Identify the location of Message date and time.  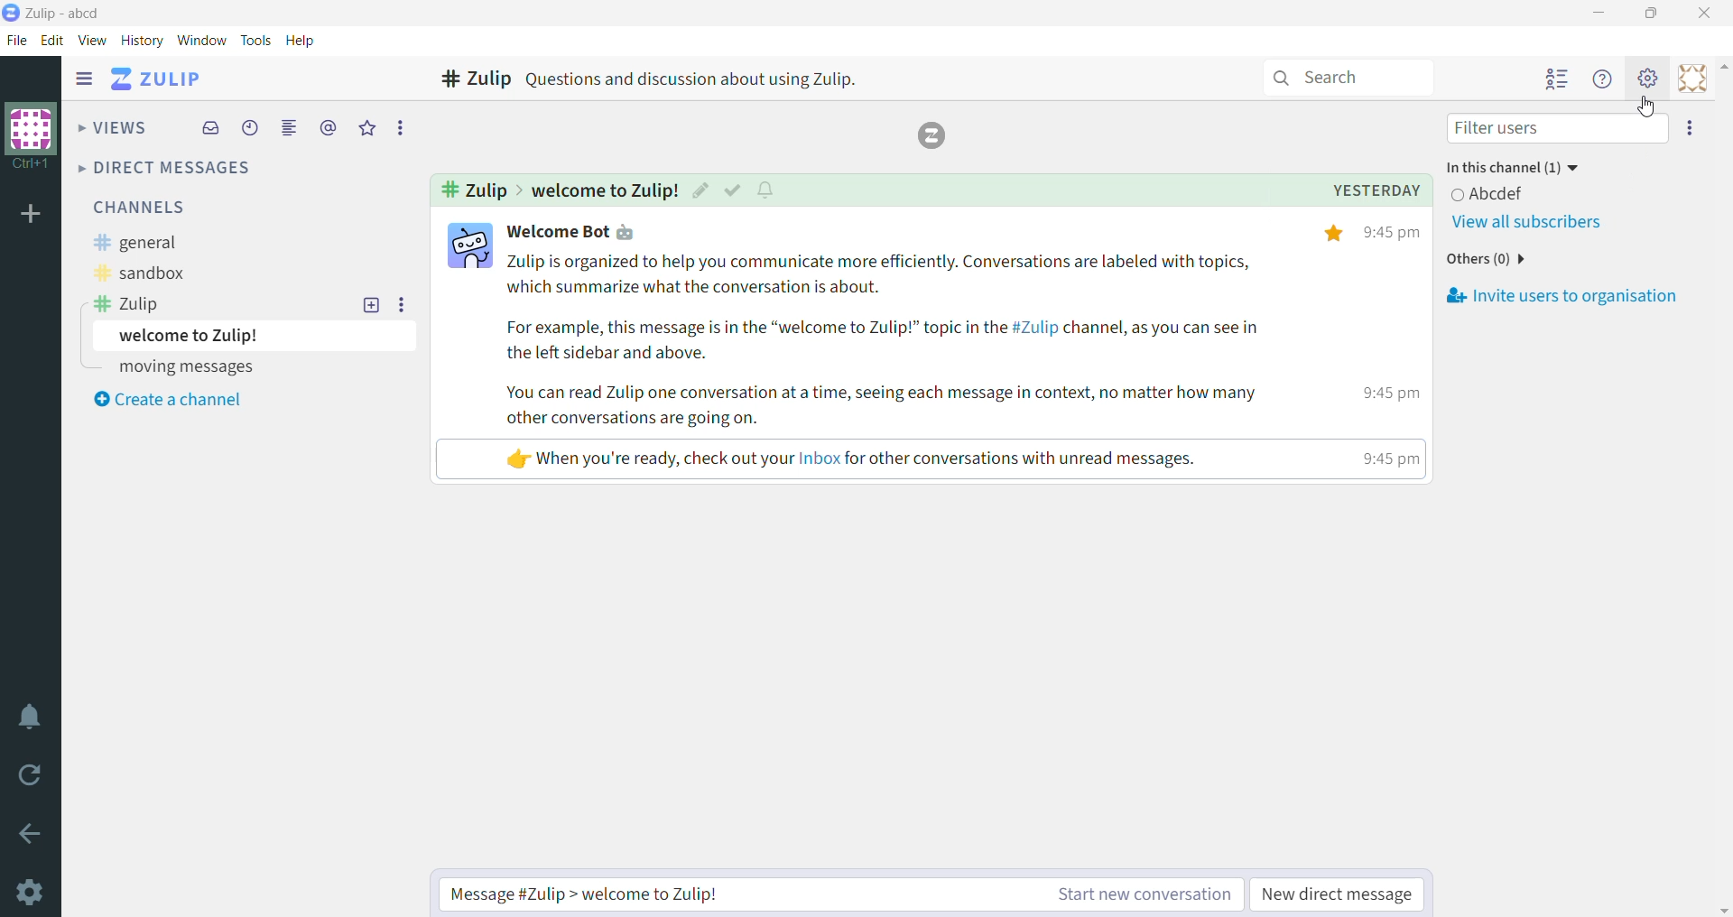
(1349, 190).